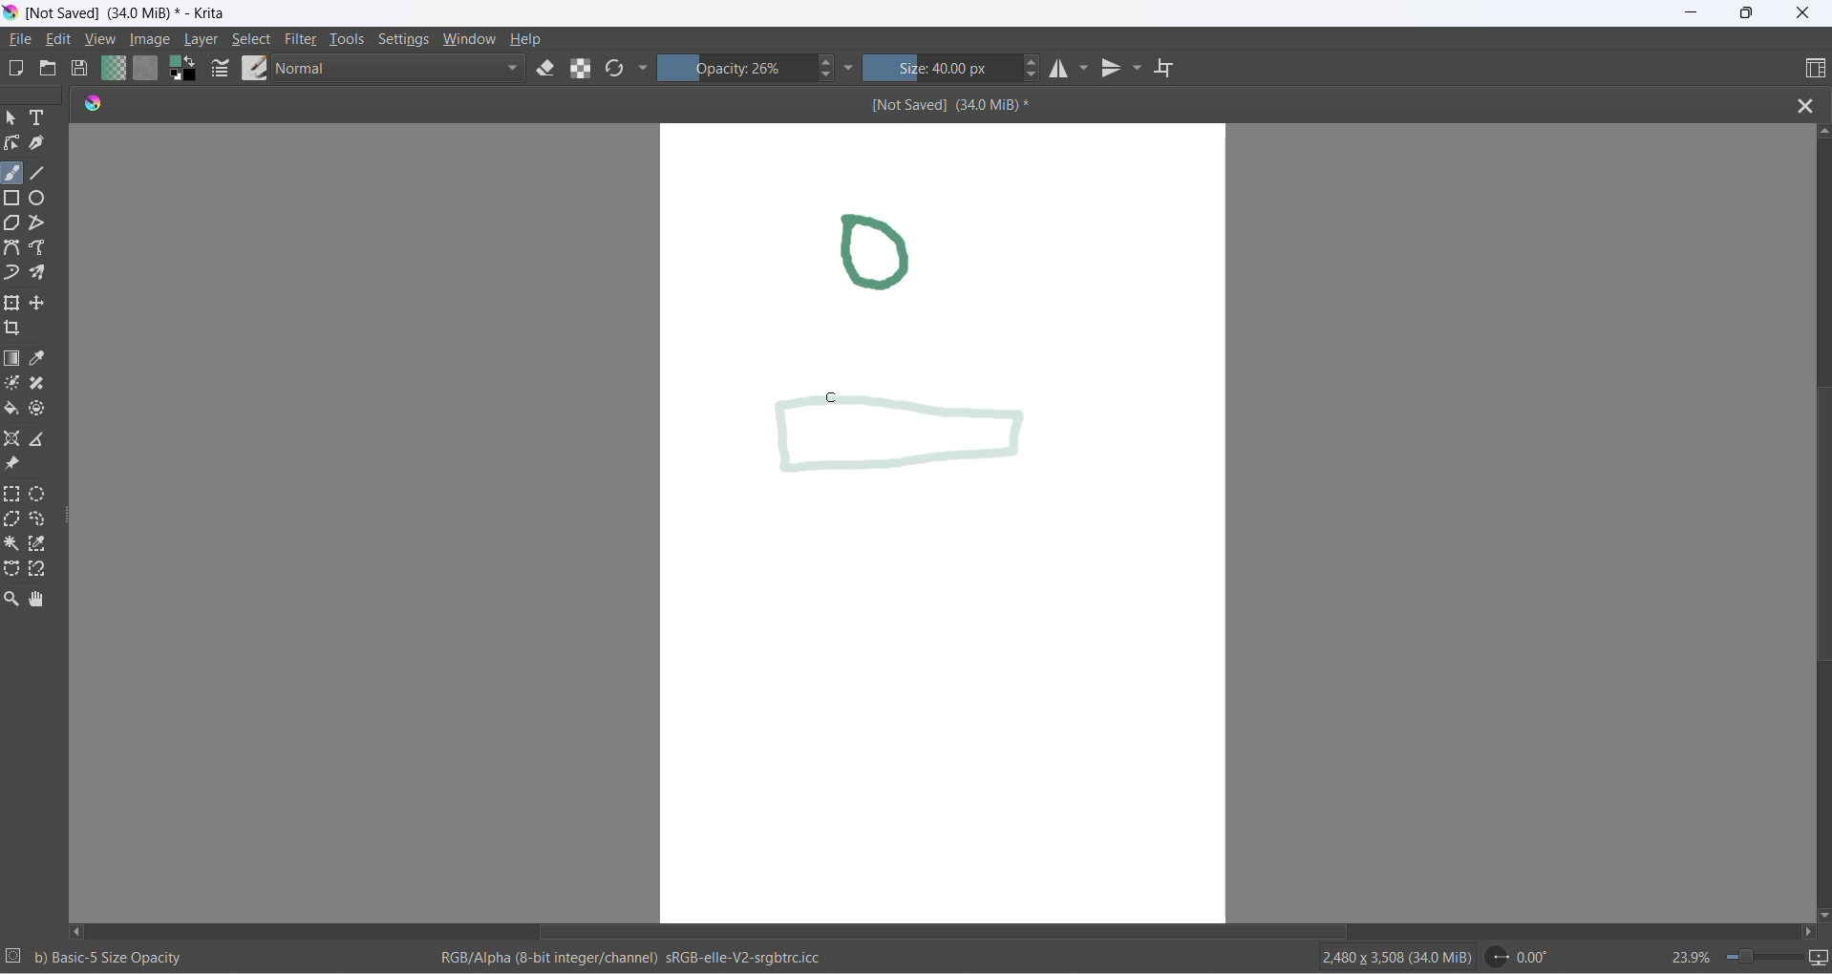 This screenshot has height=974, width=1832. Describe the element at coordinates (44, 385) in the screenshot. I see `smart patch tool` at that location.